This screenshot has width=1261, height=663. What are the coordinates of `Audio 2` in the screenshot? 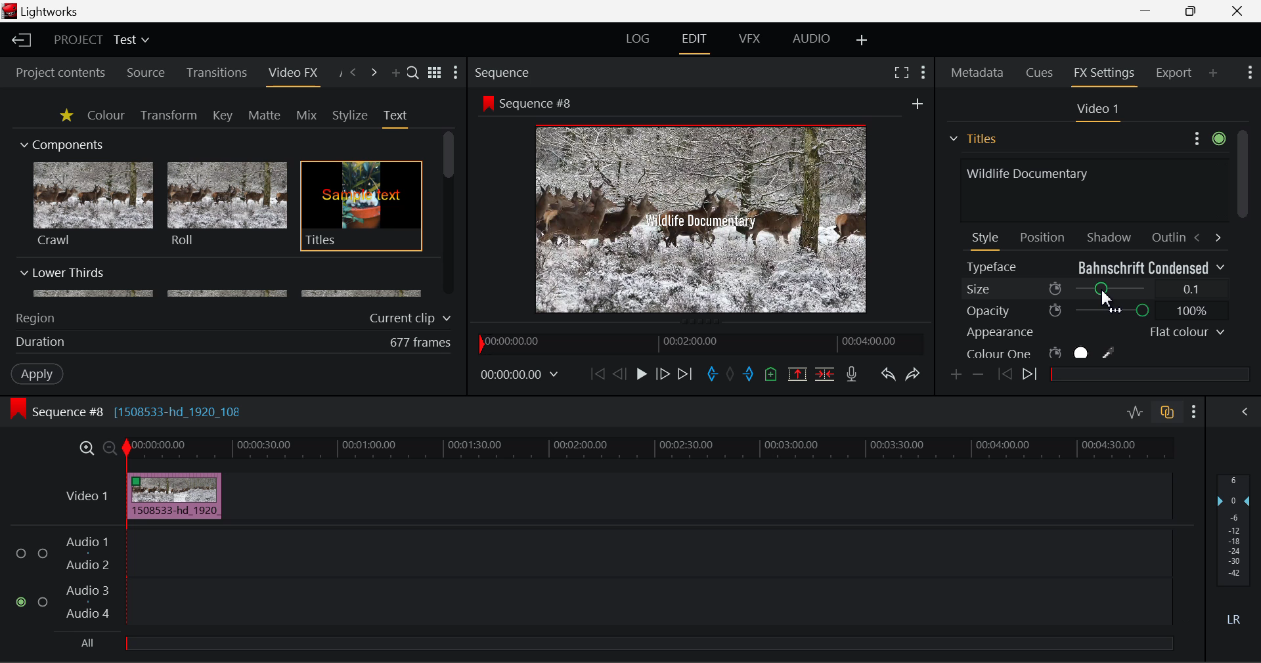 It's located at (88, 565).